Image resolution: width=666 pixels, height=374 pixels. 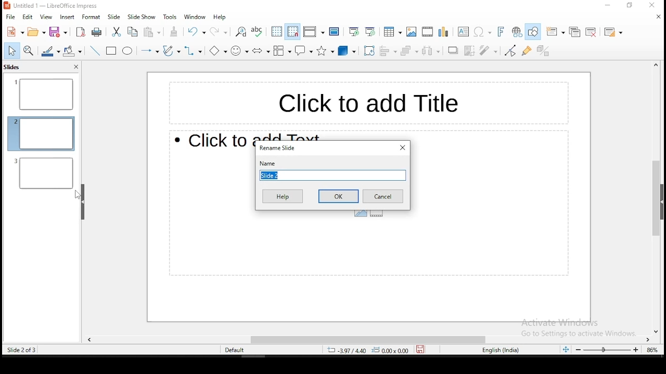 I want to click on english (india), so click(x=501, y=350).